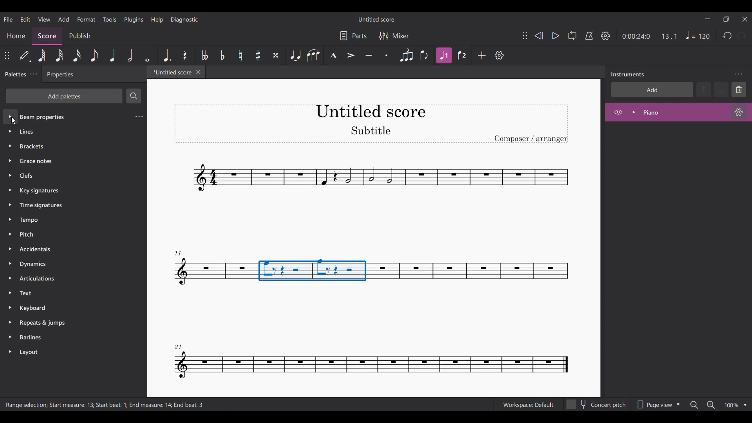  I want to click on Untitled score, so click(376, 19).